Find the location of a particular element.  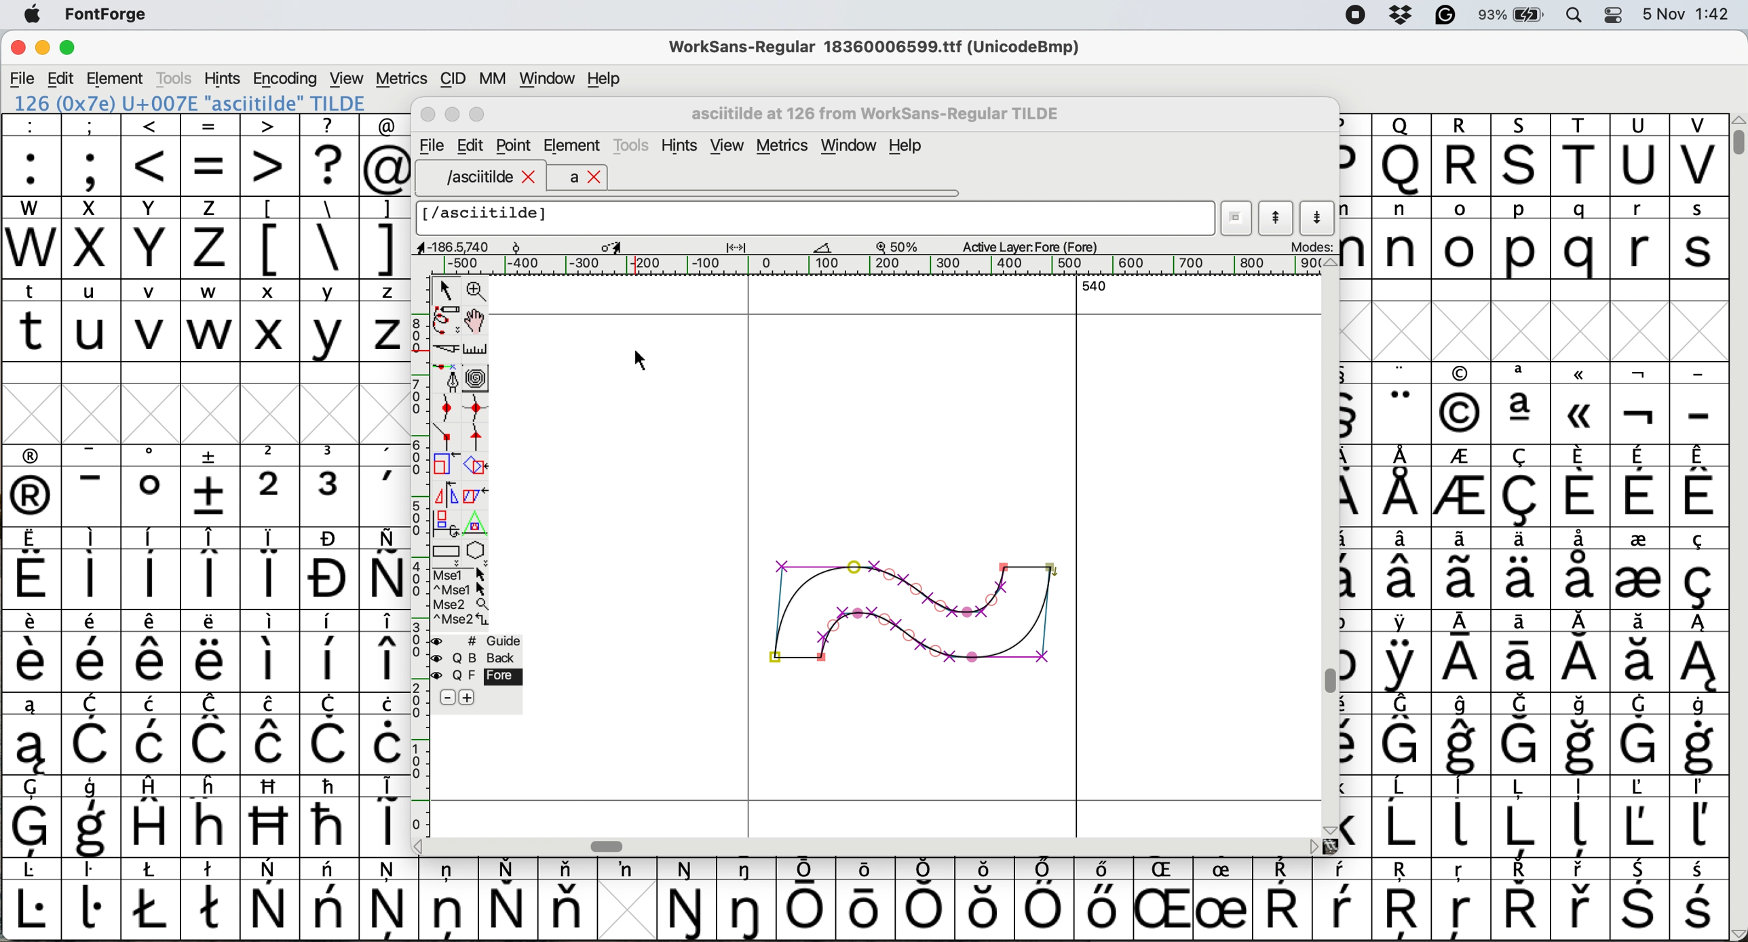

window is located at coordinates (544, 79).